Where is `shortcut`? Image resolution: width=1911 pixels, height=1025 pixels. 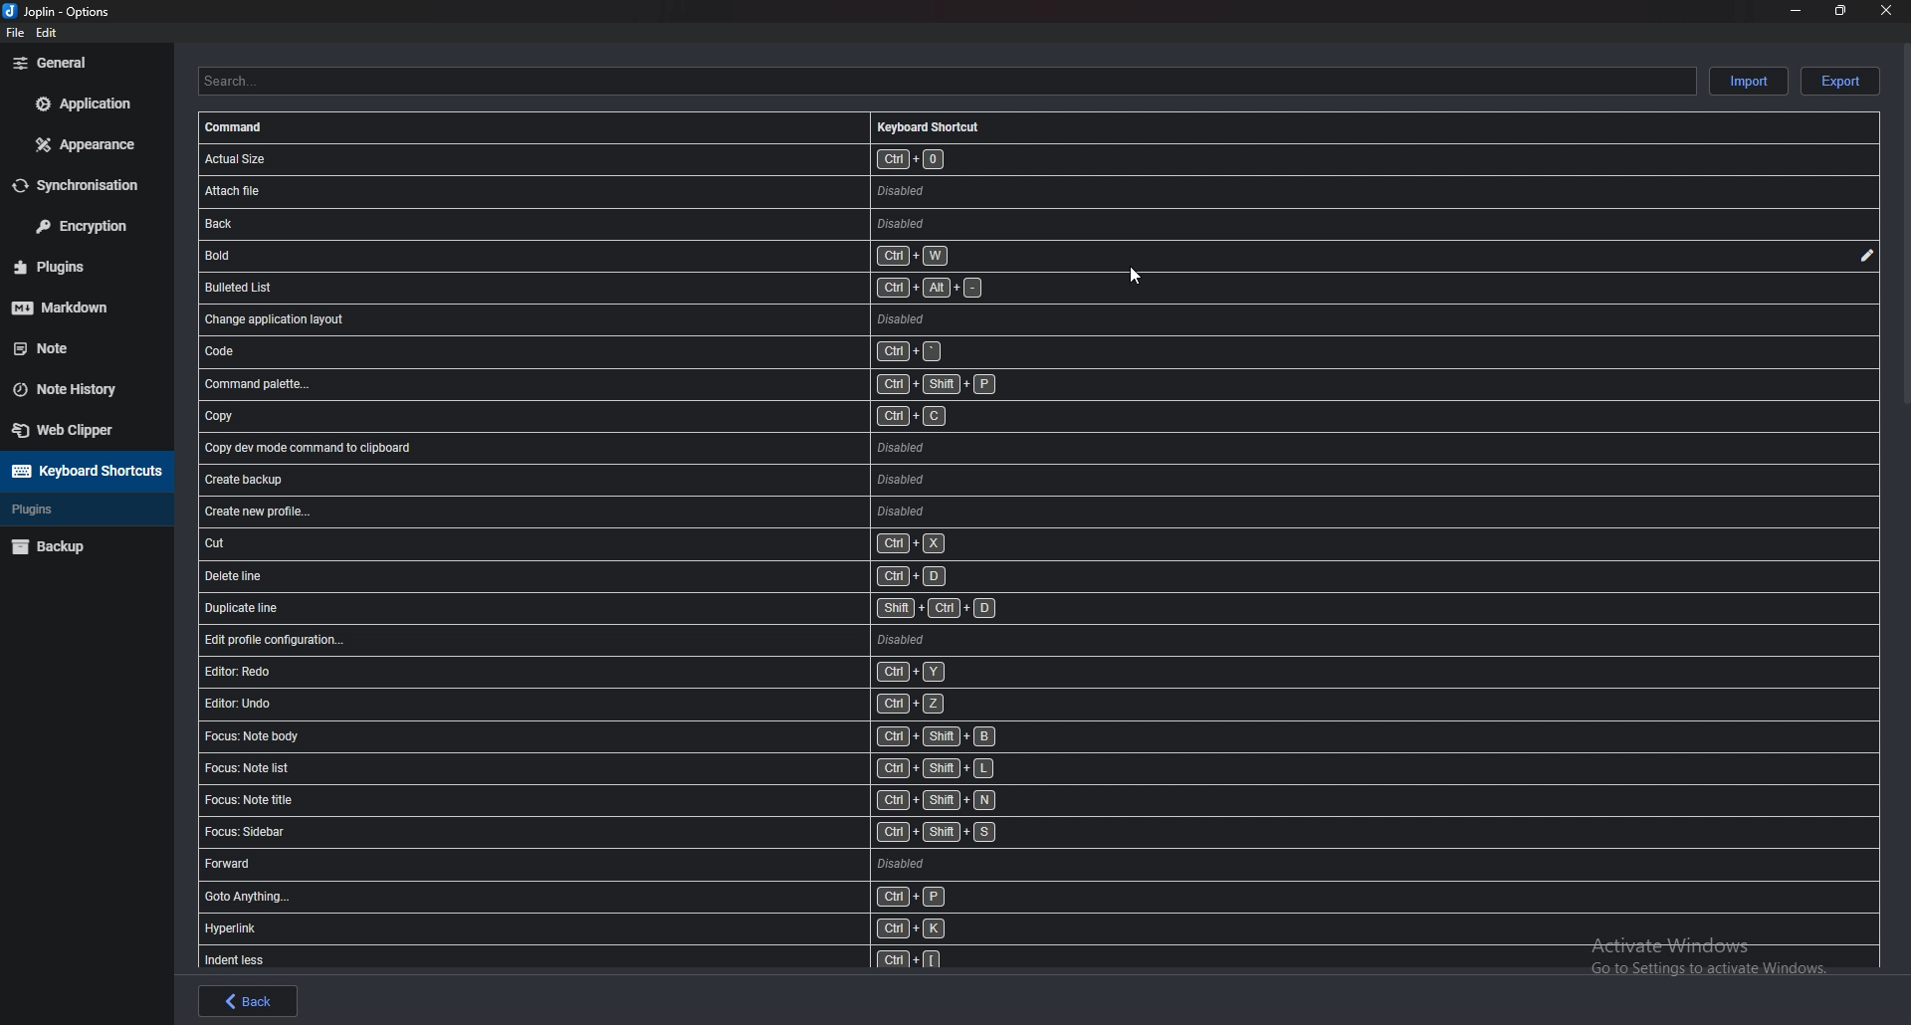 shortcut is located at coordinates (592, 255).